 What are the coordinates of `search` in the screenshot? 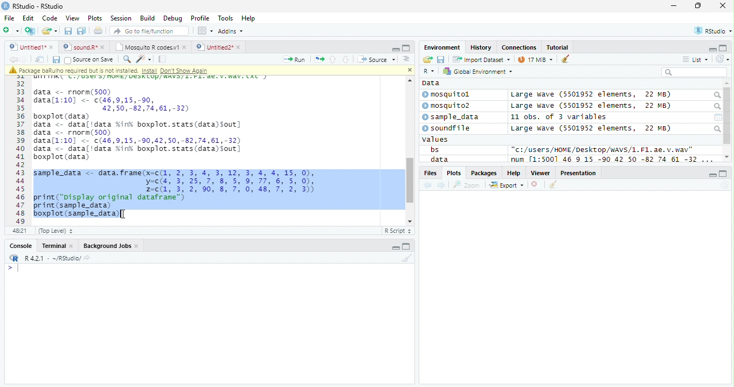 It's located at (716, 95).